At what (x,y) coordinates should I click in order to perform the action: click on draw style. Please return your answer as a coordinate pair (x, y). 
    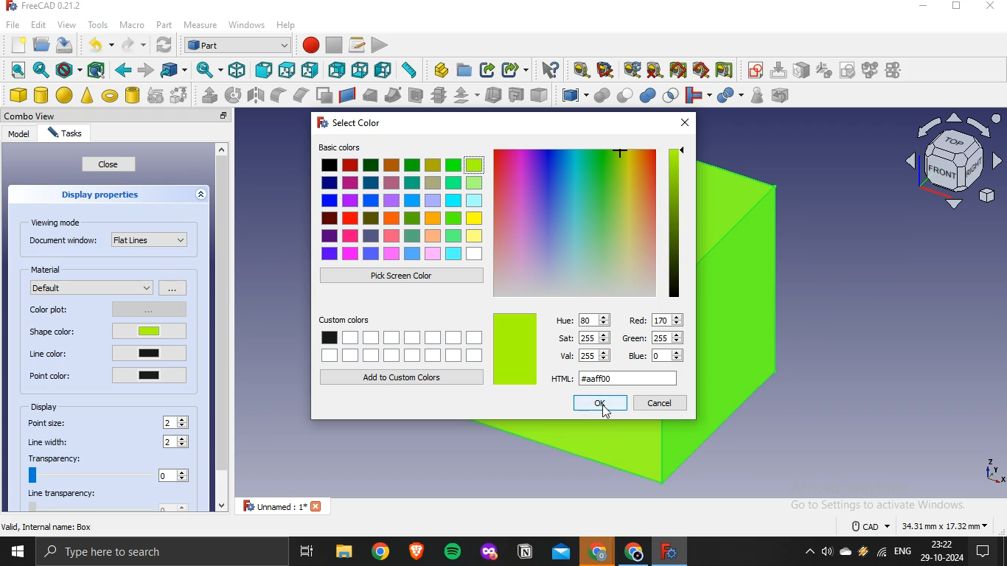
    Looking at the image, I should click on (66, 70).